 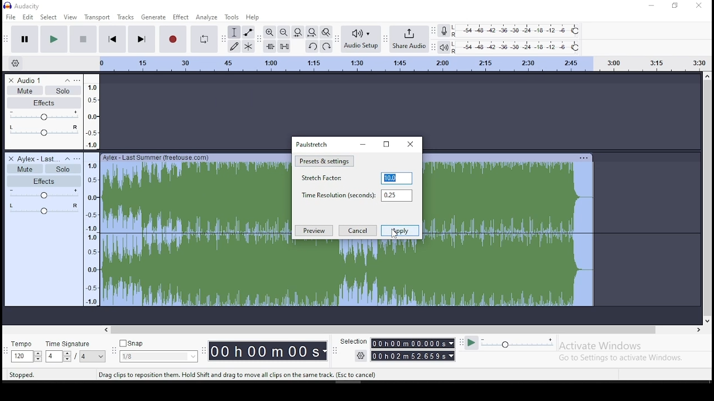 I want to click on time signature, so click(x=76, y=352).